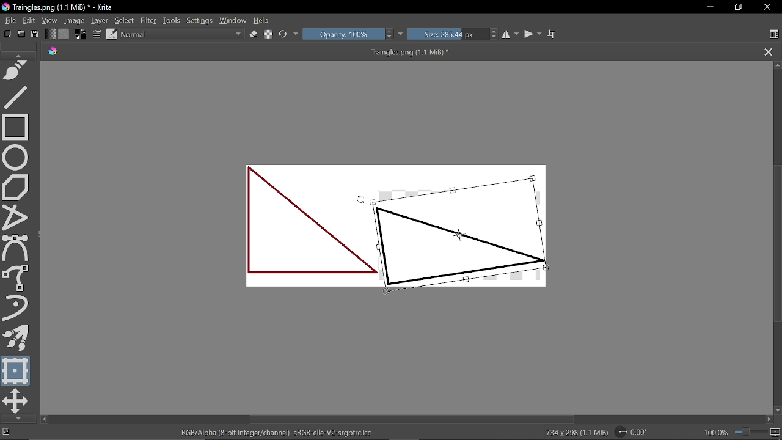 The height and width of the screenshot is (440, 782). What do you see at coordinates (16, 127) in the screenshot?
I see `Rectangle tool` at bounding box center [16, 127].